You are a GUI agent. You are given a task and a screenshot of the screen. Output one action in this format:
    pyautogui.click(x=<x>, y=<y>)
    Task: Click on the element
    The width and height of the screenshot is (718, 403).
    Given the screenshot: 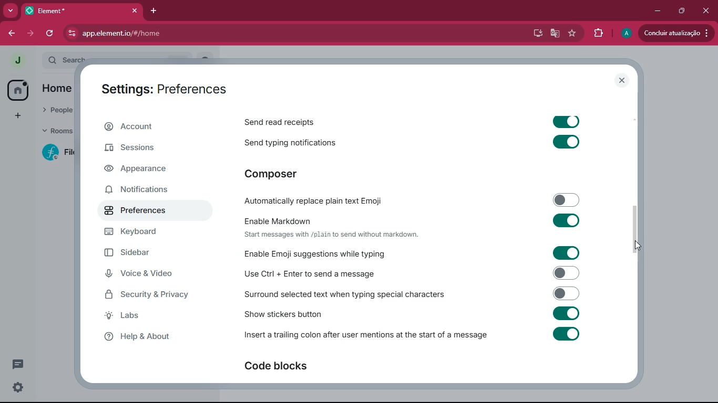 What is the action you would take?
    pyautogui.click(x=84, y=10)
    